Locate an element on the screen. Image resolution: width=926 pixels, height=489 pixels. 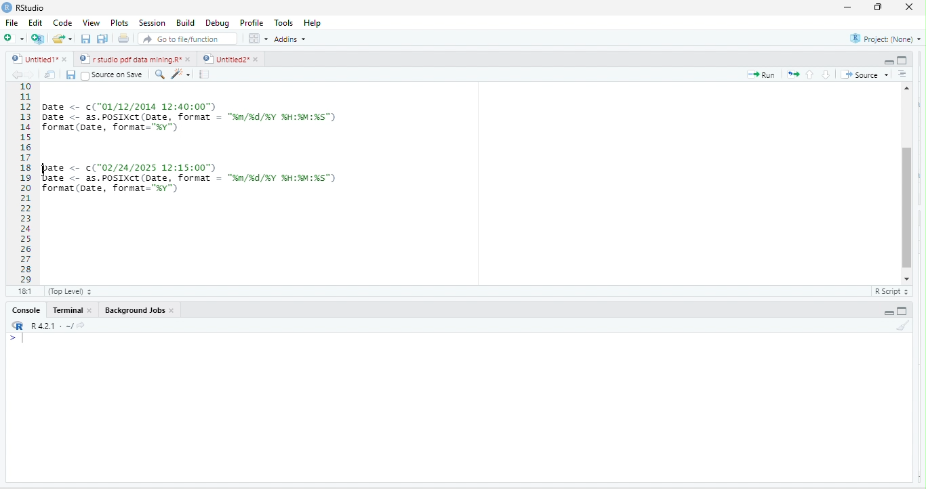
scroll down is located at coordinates (906, 278).